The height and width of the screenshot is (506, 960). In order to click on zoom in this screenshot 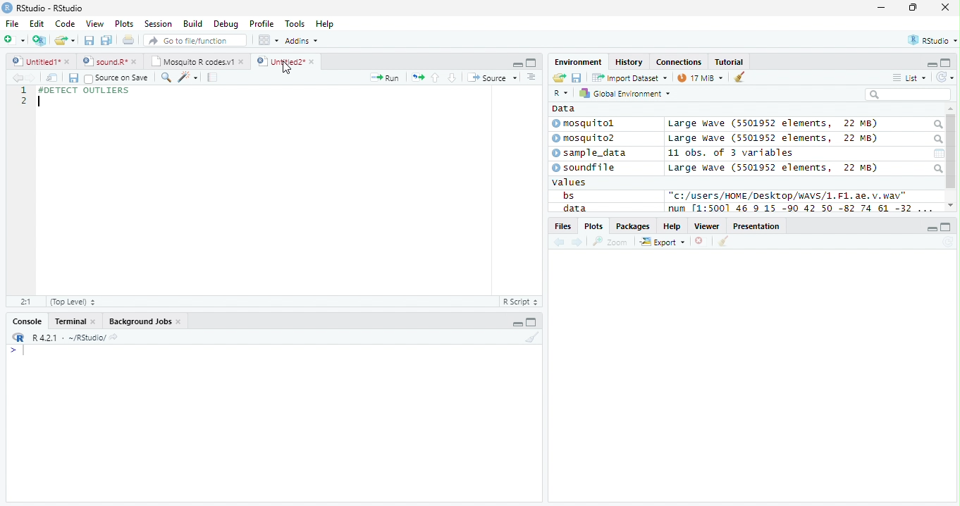, I will do `click(610, 241)`.